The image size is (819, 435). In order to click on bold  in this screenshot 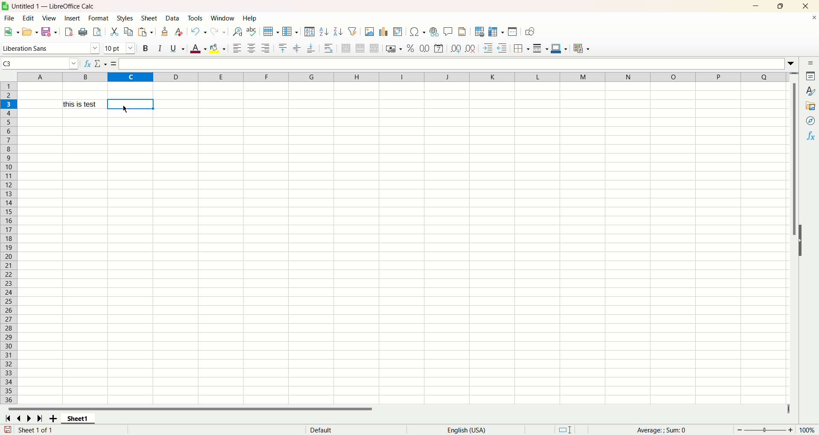, I will do `click(147, 48)`.